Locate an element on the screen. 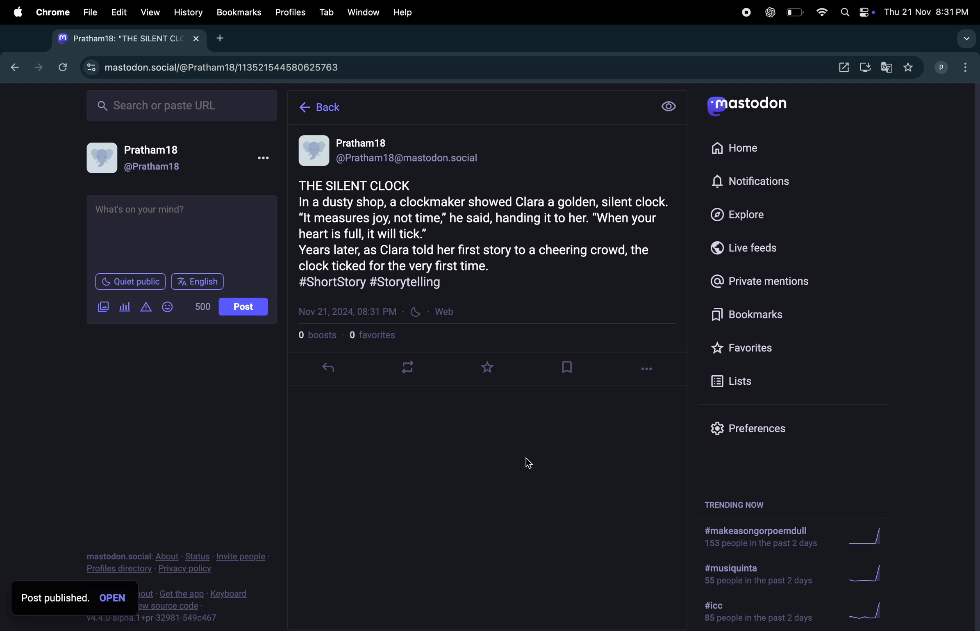 The image size is (980, 631). textbox is located at coordinates (180, 232).